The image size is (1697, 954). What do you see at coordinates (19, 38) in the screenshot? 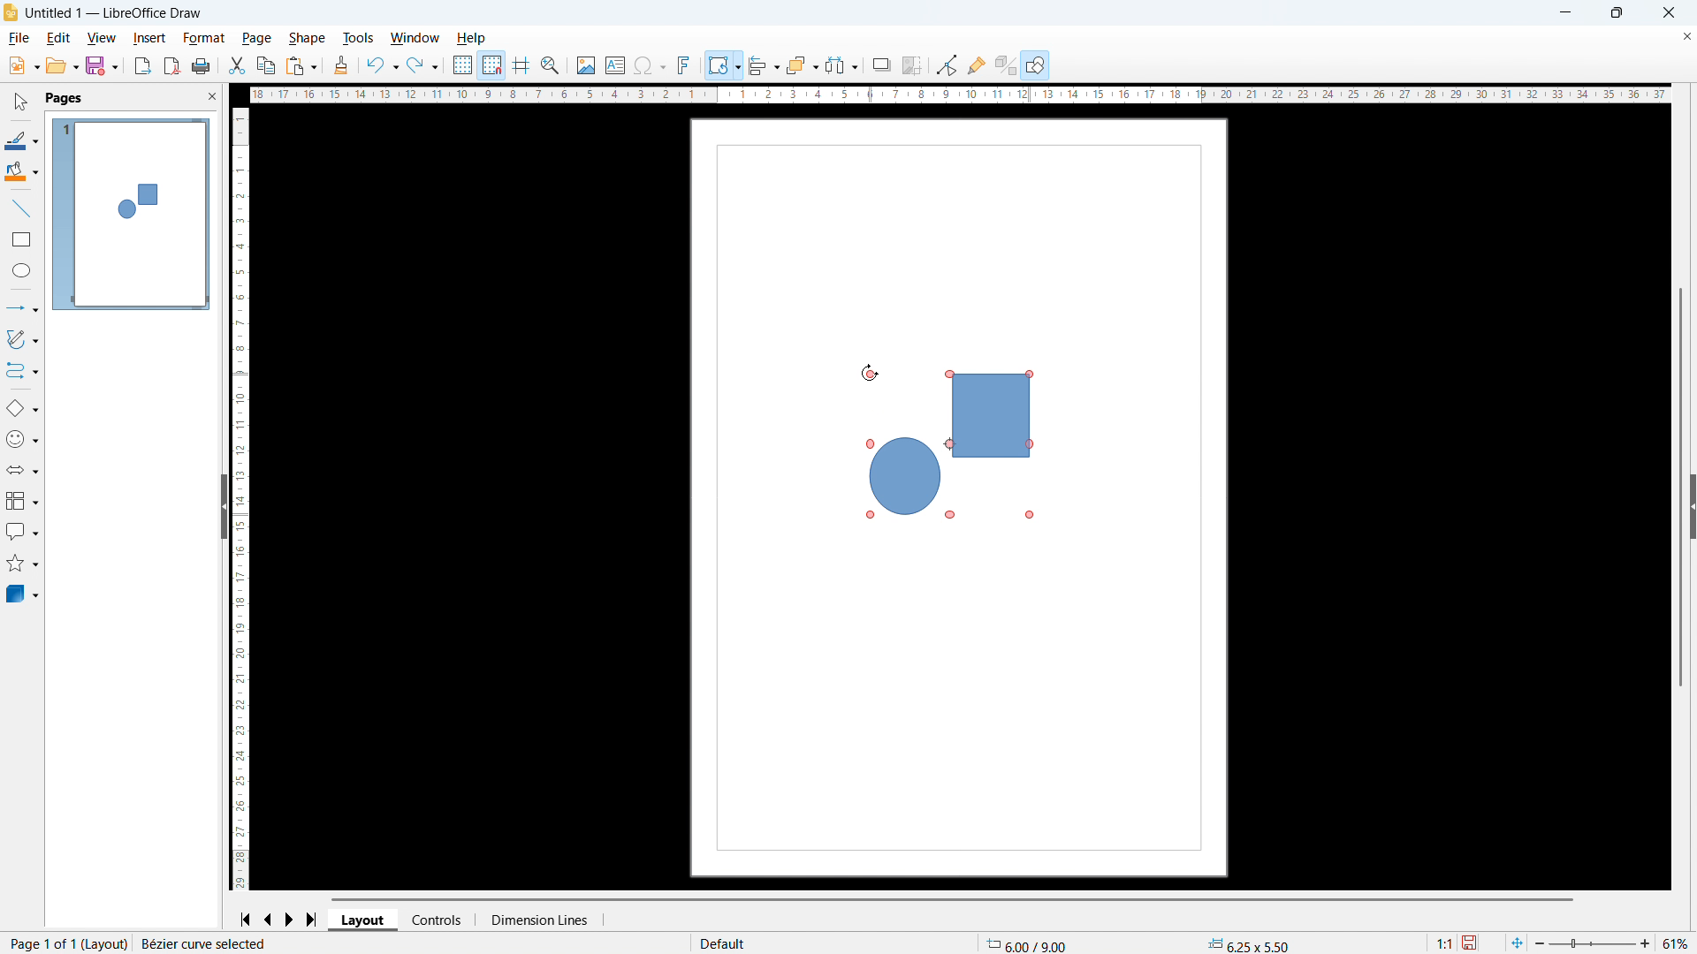
I see `file ` at bounding box center [19, 38].